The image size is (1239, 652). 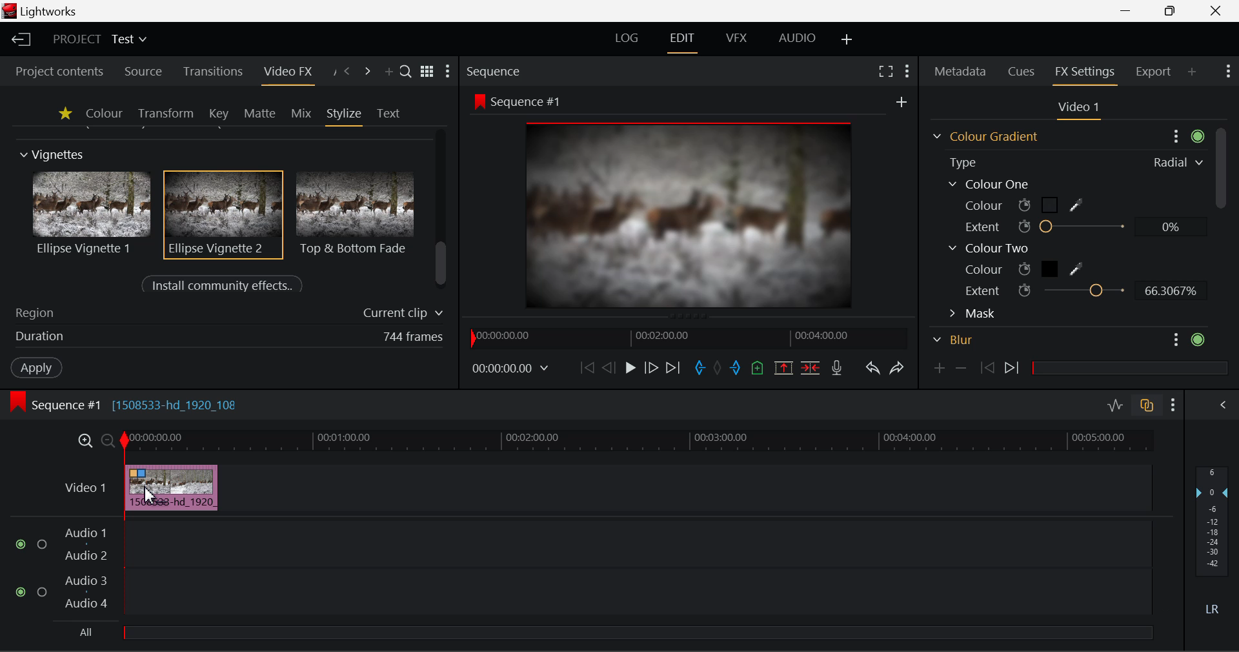 I want to click on Video FX Panel Open, so click(x=291, y=73).